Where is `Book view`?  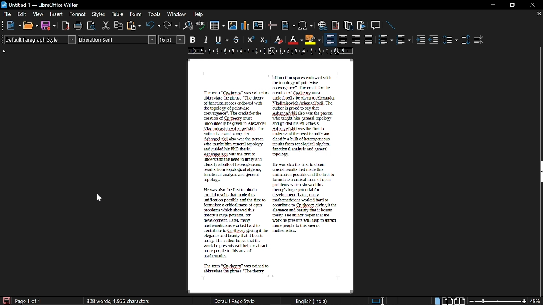 Book view is located at coordinates (460, 301).